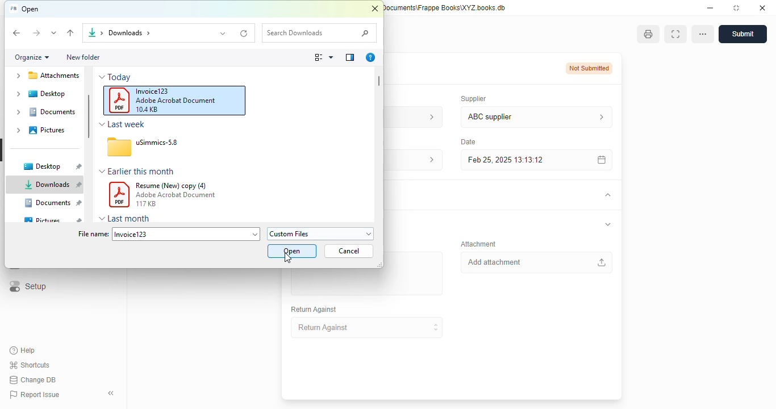 This screenshot has width=776, height=409. Describe the element at coordinates (176, 101) in the screenshot. I see `adobe acrobat document` at that location.